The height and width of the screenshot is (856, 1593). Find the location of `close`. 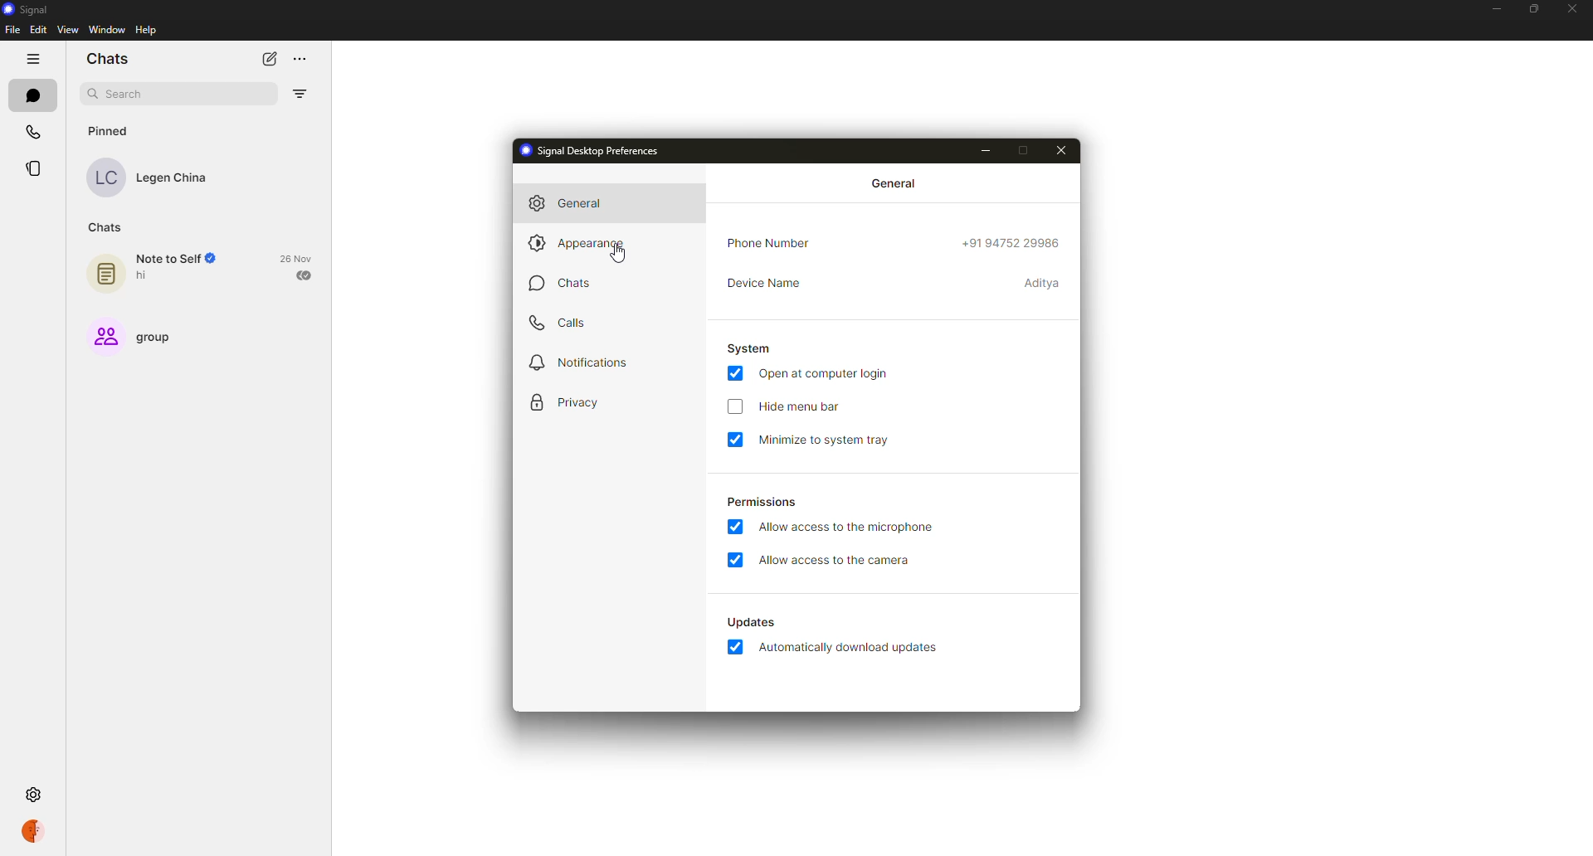

close is located at coordinates (1573, 7).